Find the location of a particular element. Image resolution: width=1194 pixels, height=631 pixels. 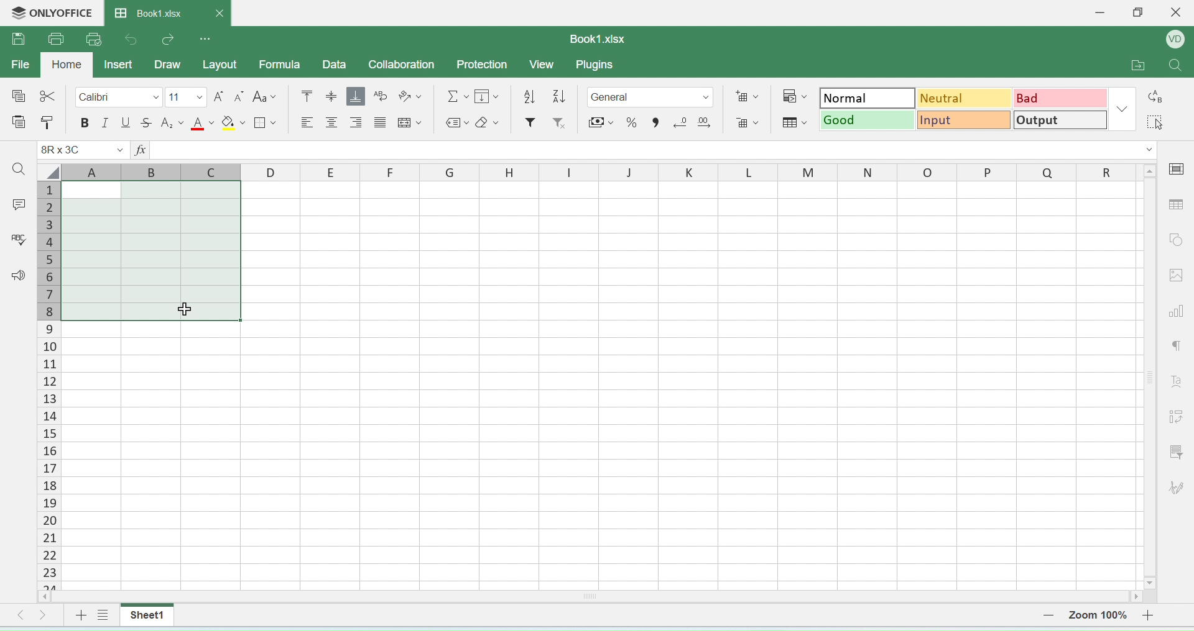

replace is located at coordinates (1157, 98).